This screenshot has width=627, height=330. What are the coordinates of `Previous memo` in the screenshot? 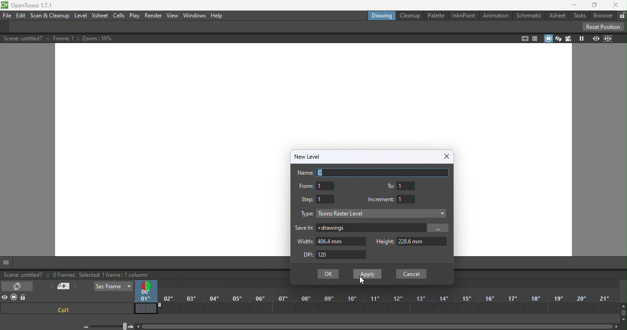 It's located at (50, 286).